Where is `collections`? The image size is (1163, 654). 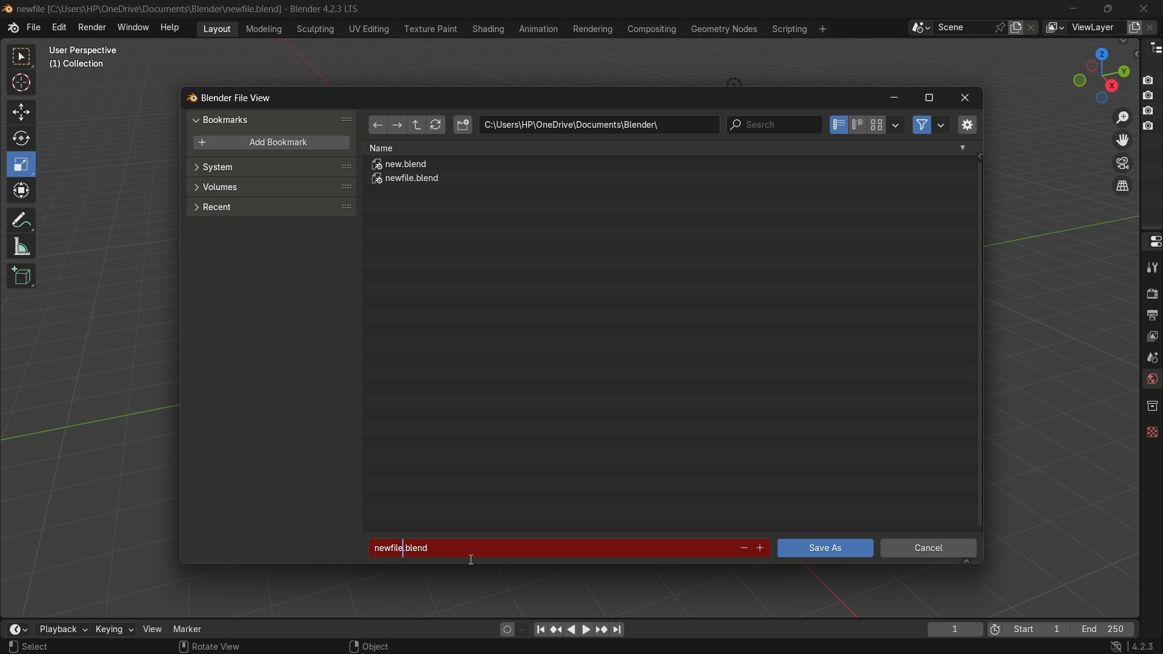
collections is located at coordinates (1151, 406).